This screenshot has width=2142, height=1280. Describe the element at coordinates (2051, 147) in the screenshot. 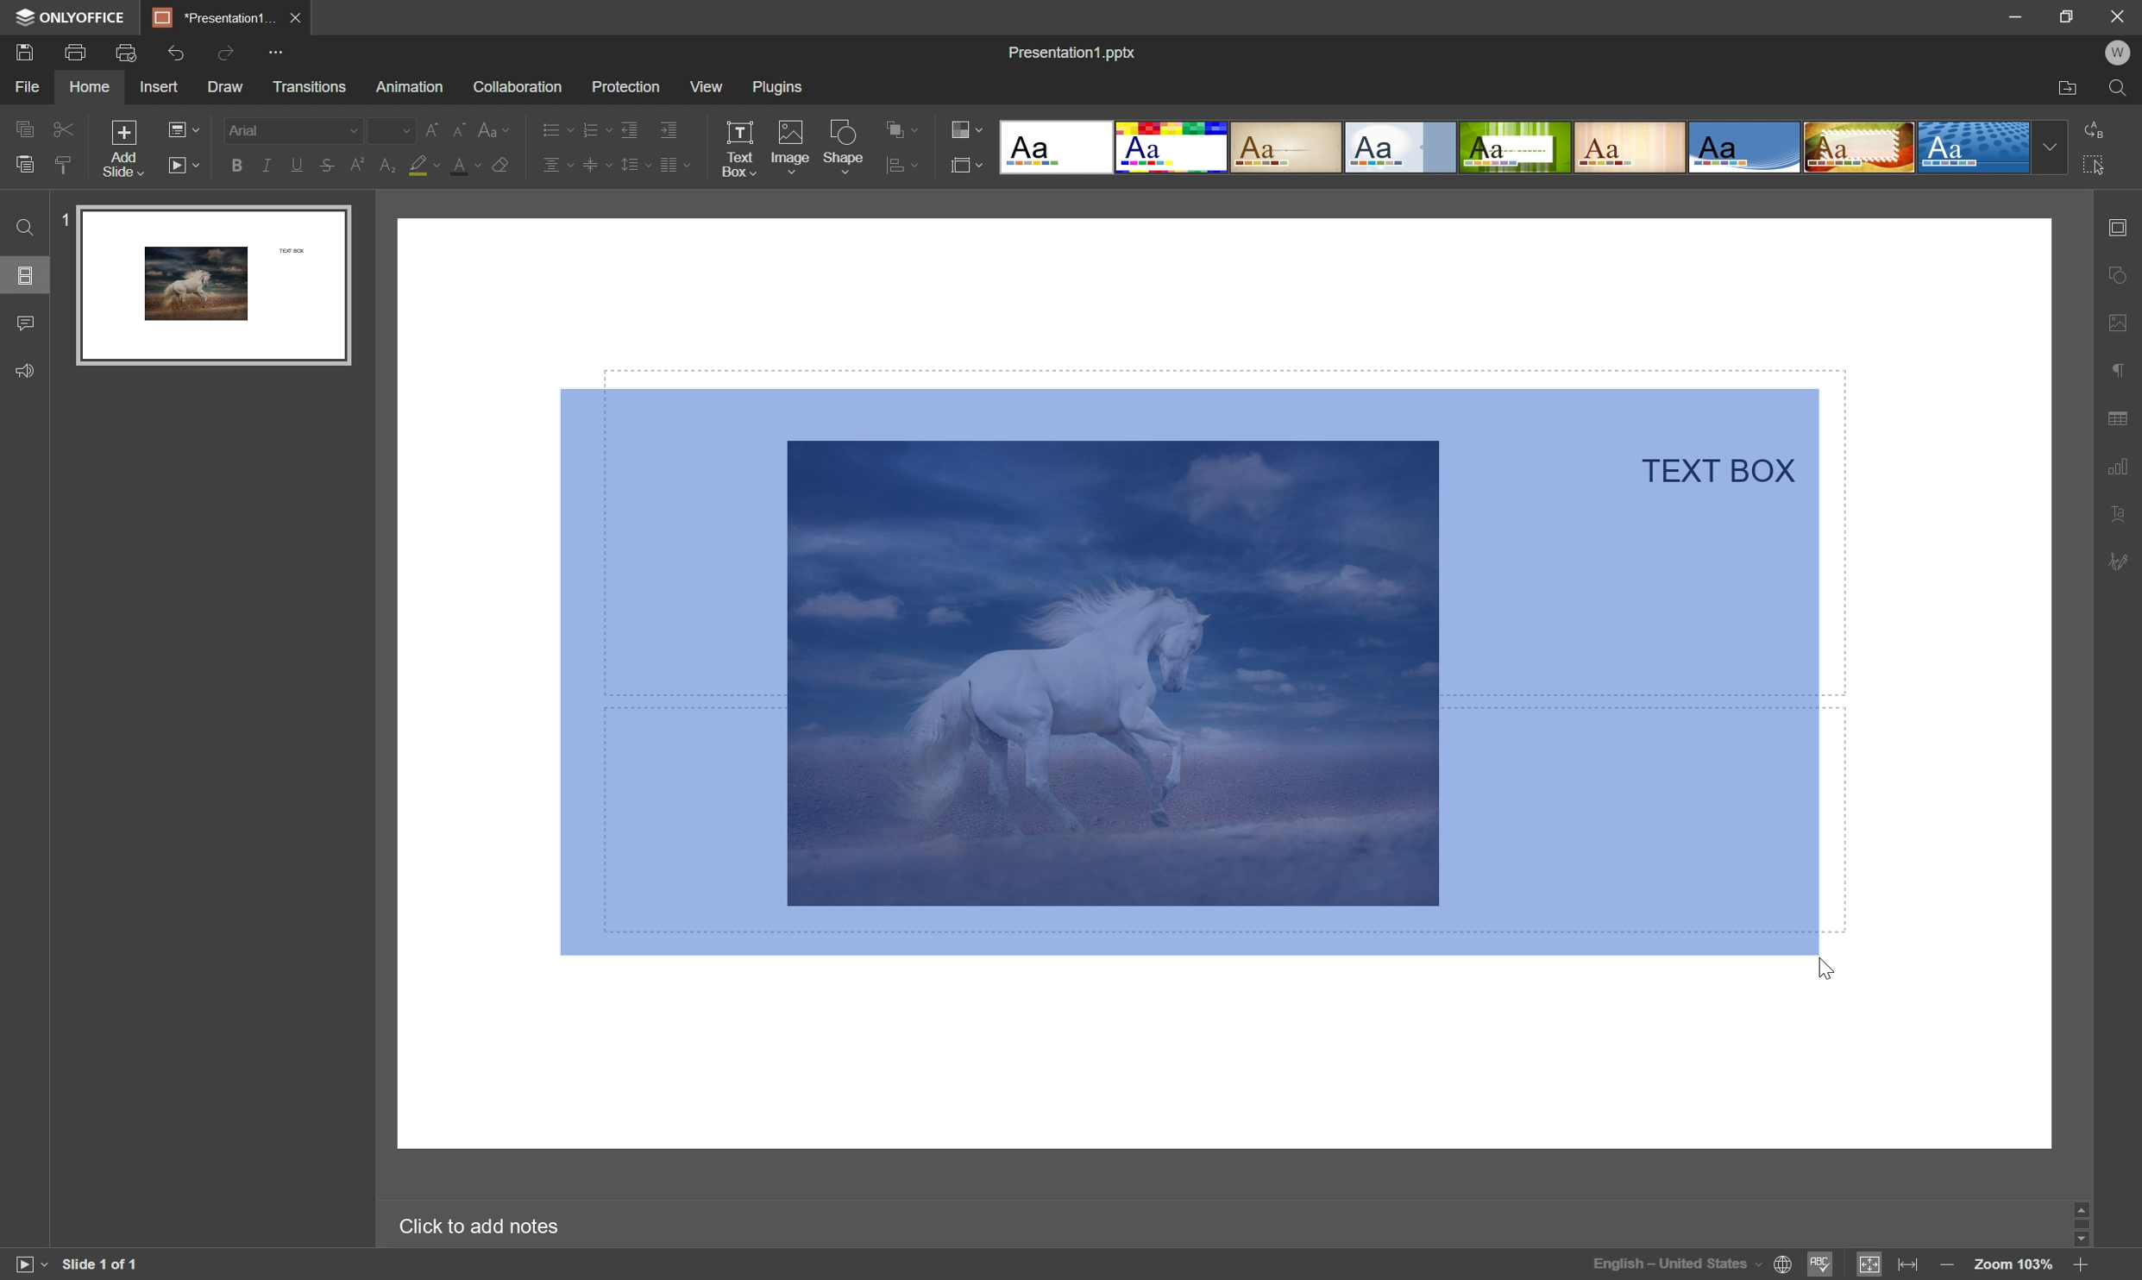

I see `drop down` at that location.